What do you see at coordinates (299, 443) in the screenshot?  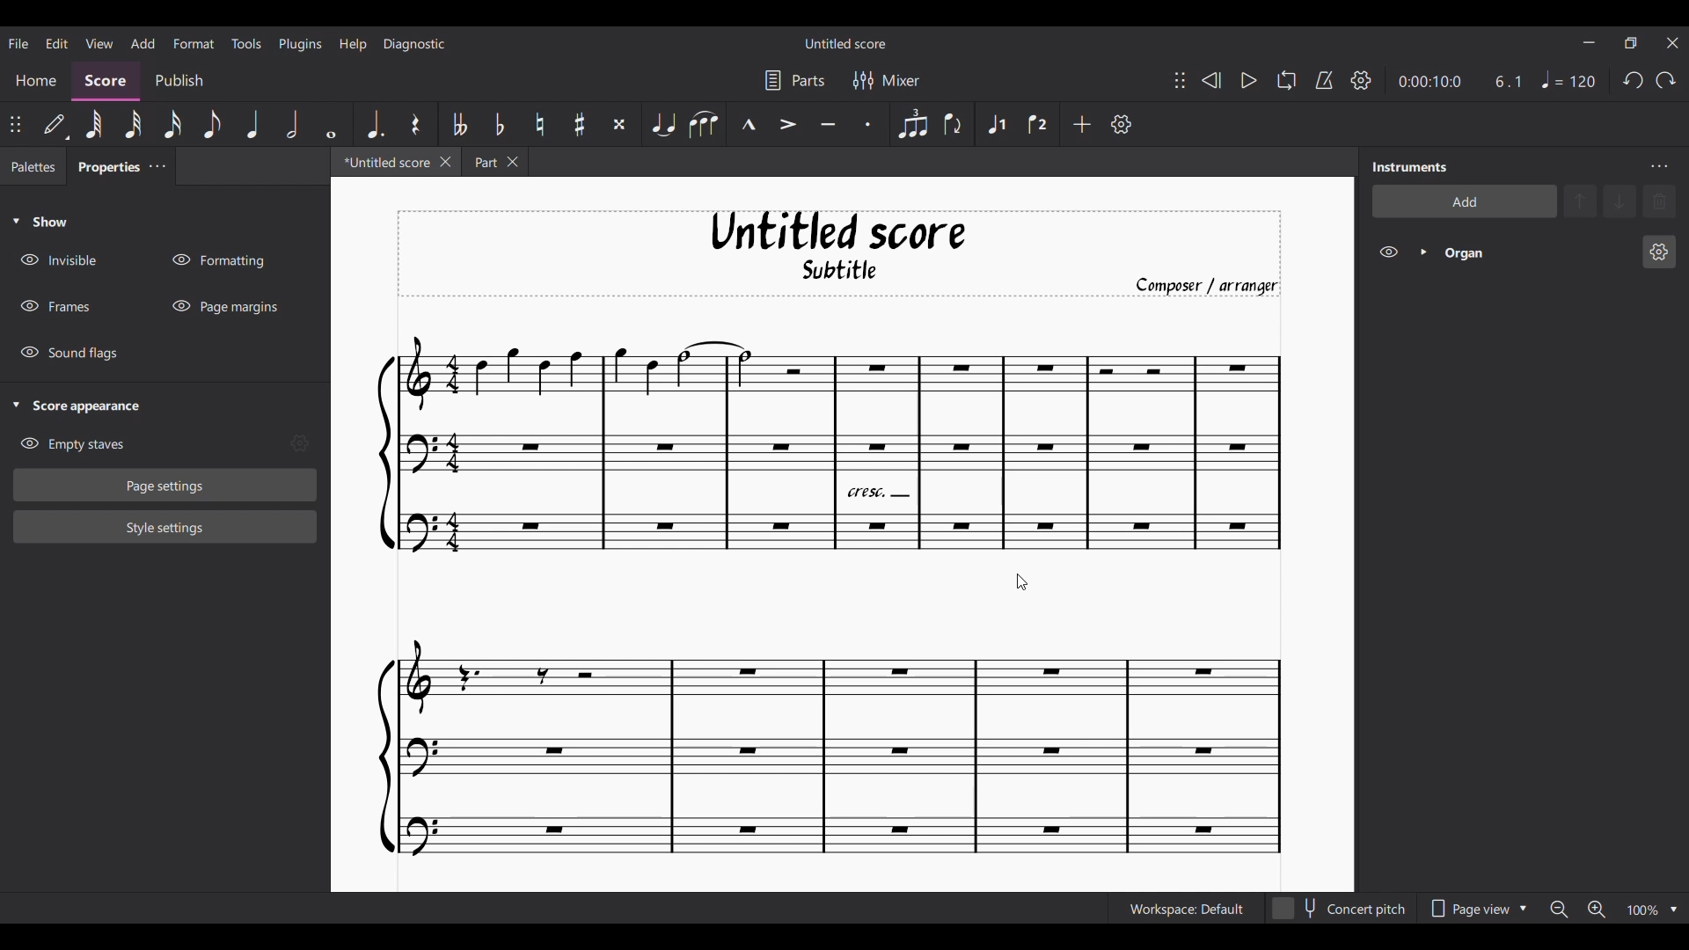 I see `Empty stave settings` at bounding box center [299, 443].